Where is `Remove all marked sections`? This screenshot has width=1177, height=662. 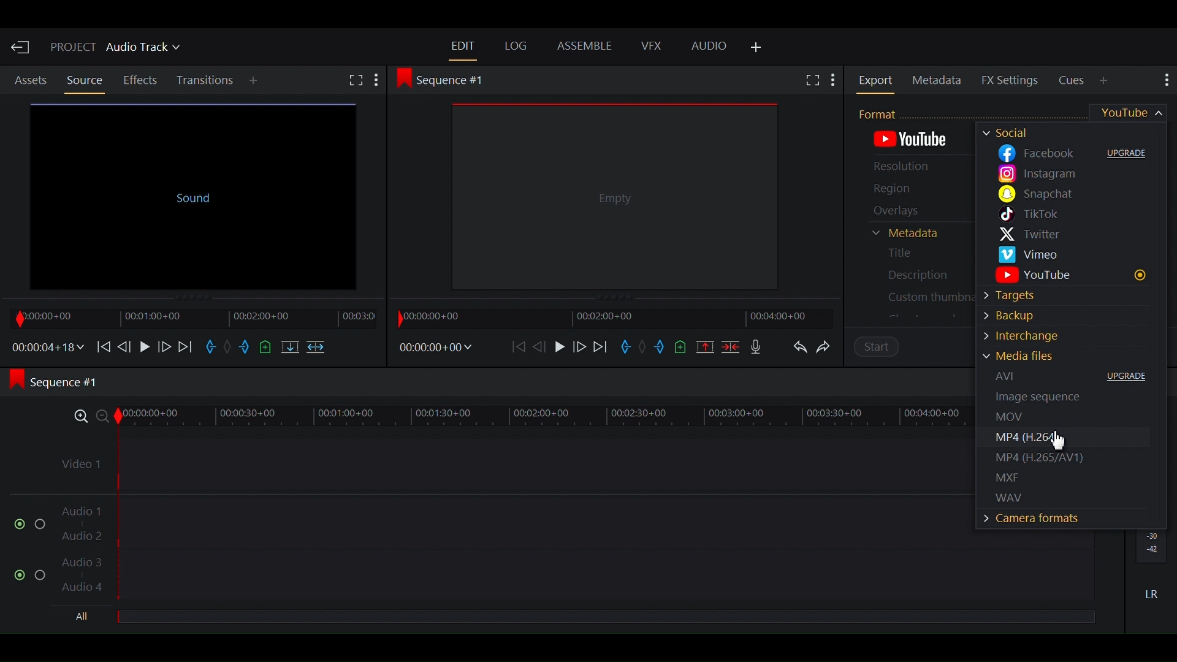 Remove all marked sections is located at coordinates (706, 346).